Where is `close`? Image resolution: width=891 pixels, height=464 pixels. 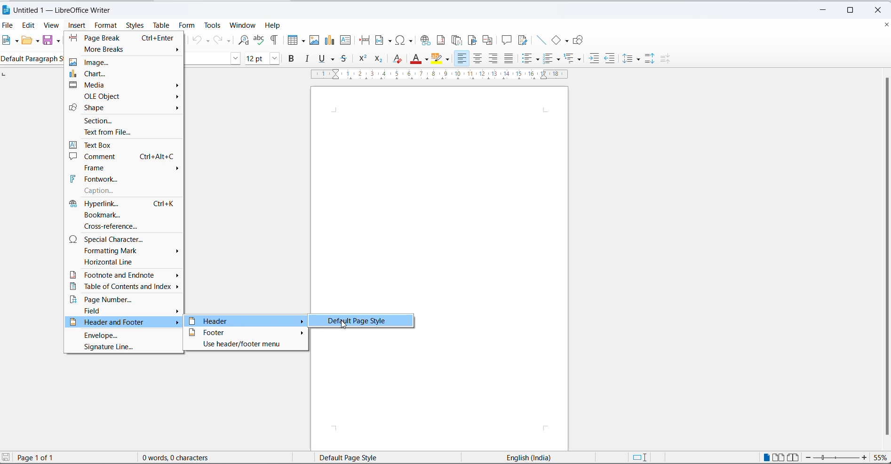
close is located at coordinates (881, 9).